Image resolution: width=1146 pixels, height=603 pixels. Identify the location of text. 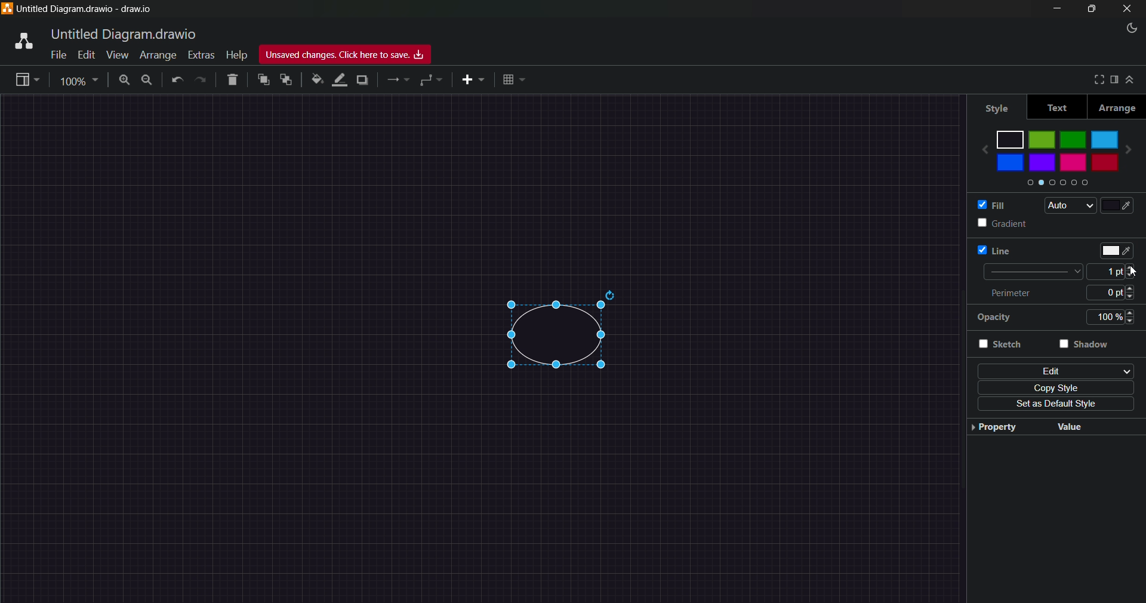
(1064, 107).